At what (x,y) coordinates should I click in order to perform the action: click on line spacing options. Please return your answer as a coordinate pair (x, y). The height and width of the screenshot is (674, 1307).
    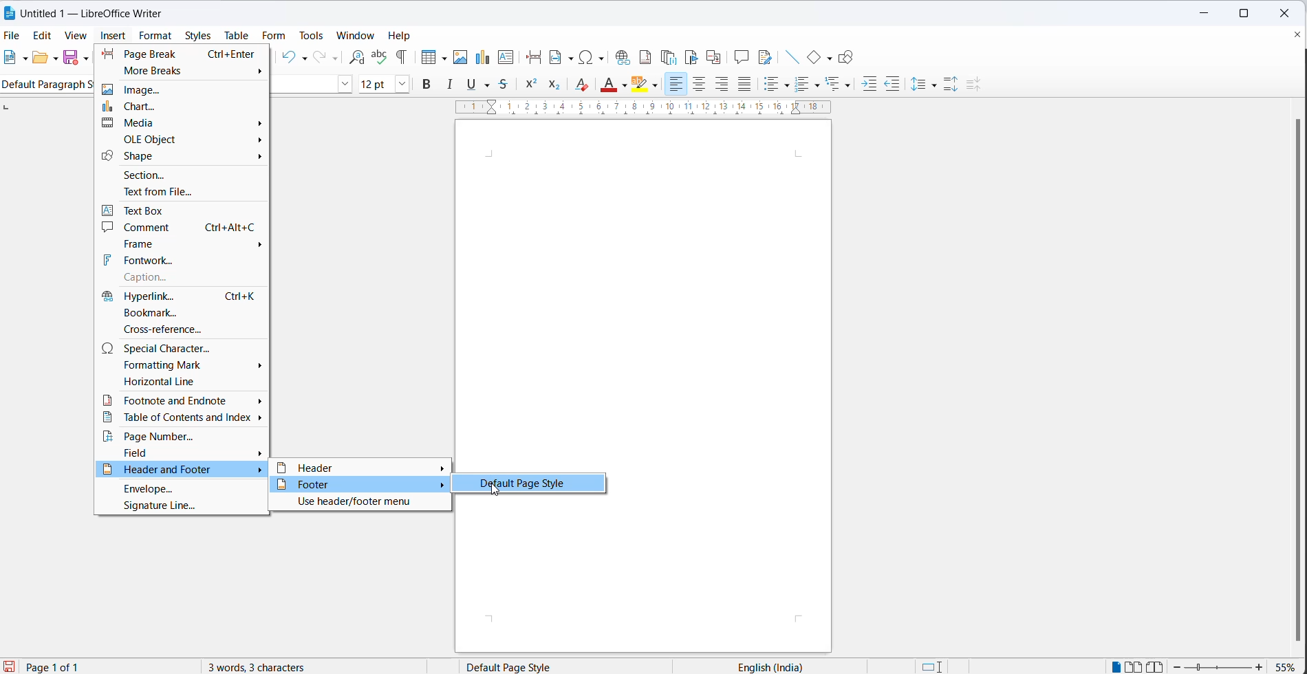
    Looking at the image, I should click on (931, 86).